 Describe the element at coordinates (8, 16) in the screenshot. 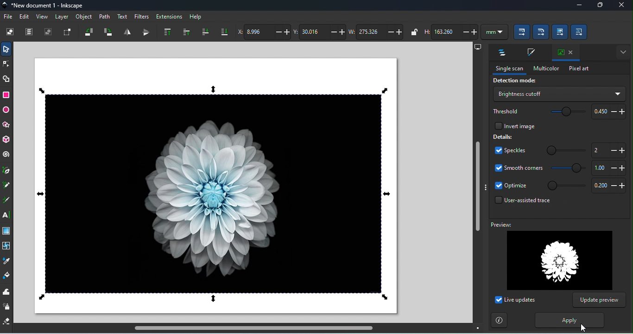

I see `File` at that location.